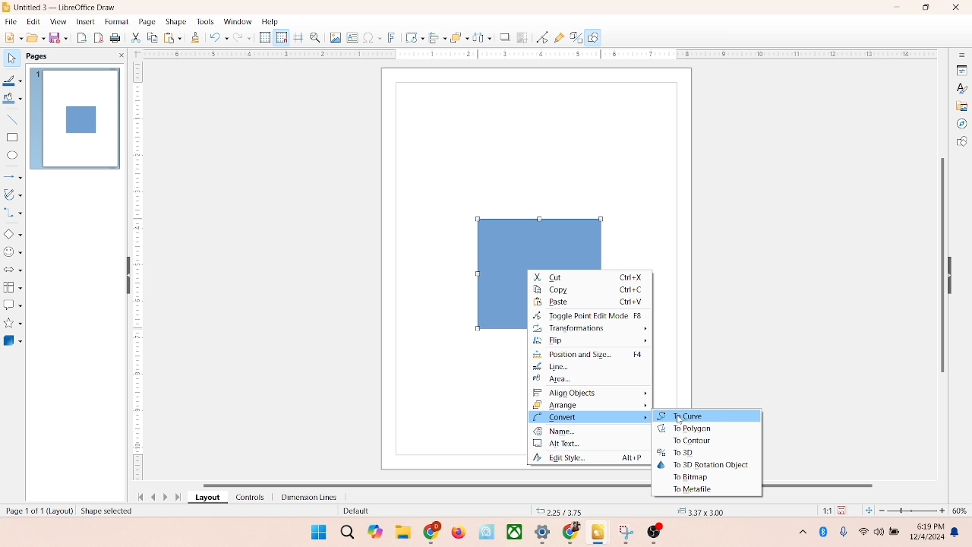  I want to click on close, so click(952, 8).